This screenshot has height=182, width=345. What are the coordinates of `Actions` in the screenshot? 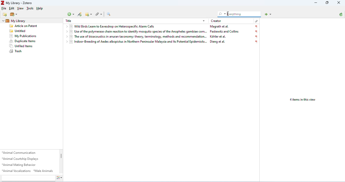 It's located at (60, 178).